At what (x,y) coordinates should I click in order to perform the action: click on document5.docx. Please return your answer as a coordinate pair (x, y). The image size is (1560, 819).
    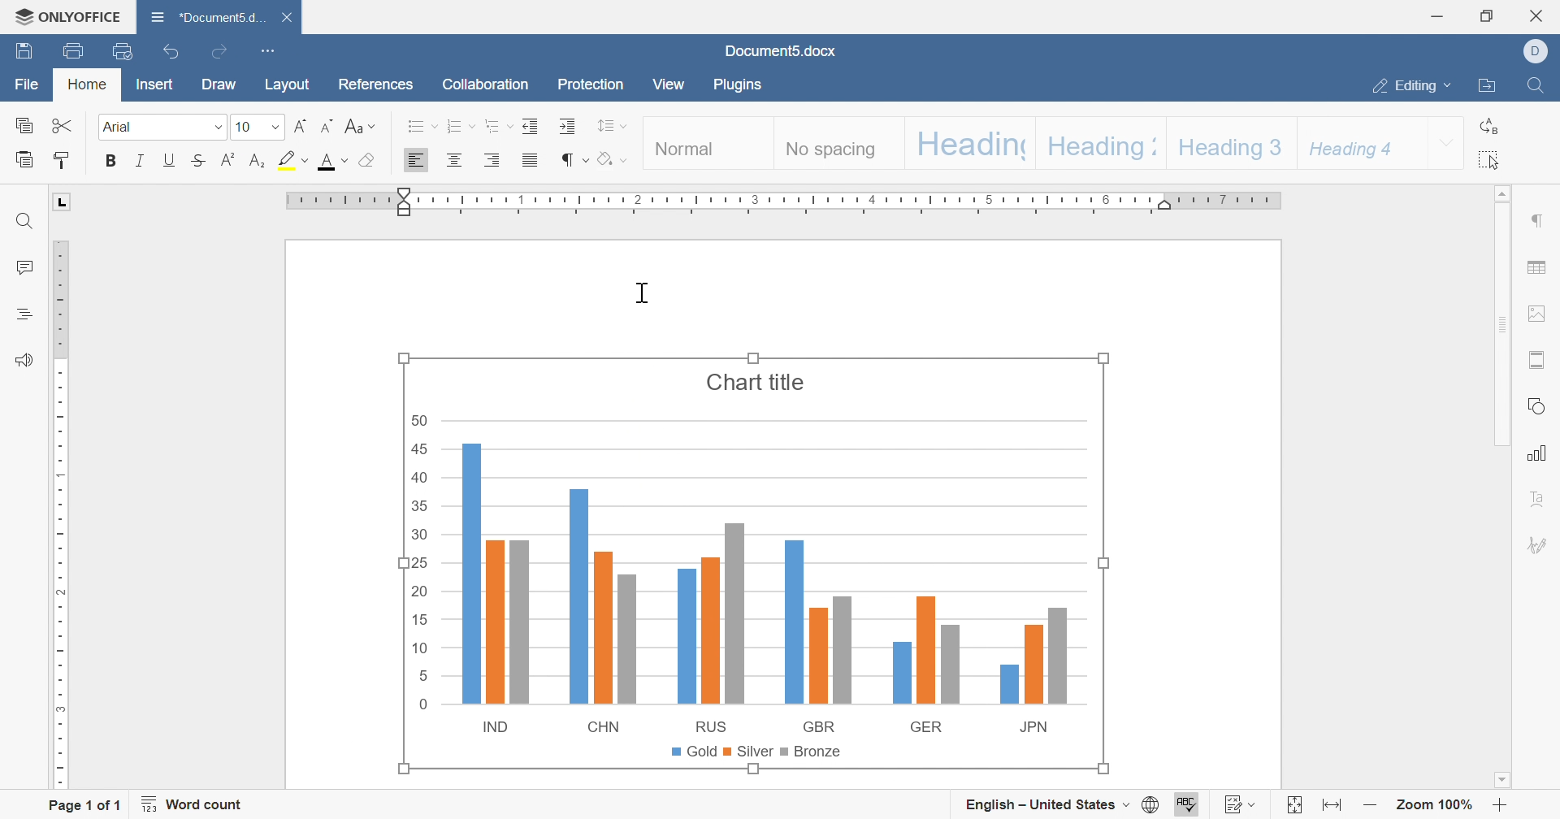
    Looking at the image, I should click on (779, 50).